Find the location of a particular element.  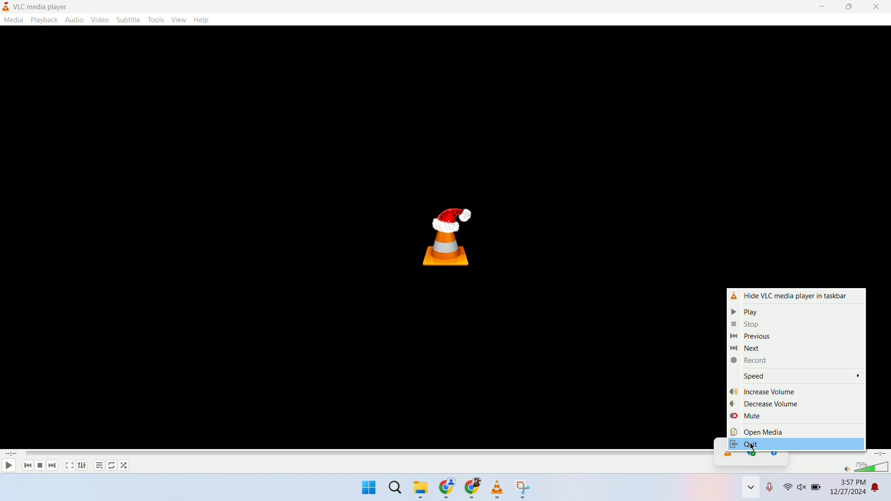

maximize is located at coordinates (849, 7).